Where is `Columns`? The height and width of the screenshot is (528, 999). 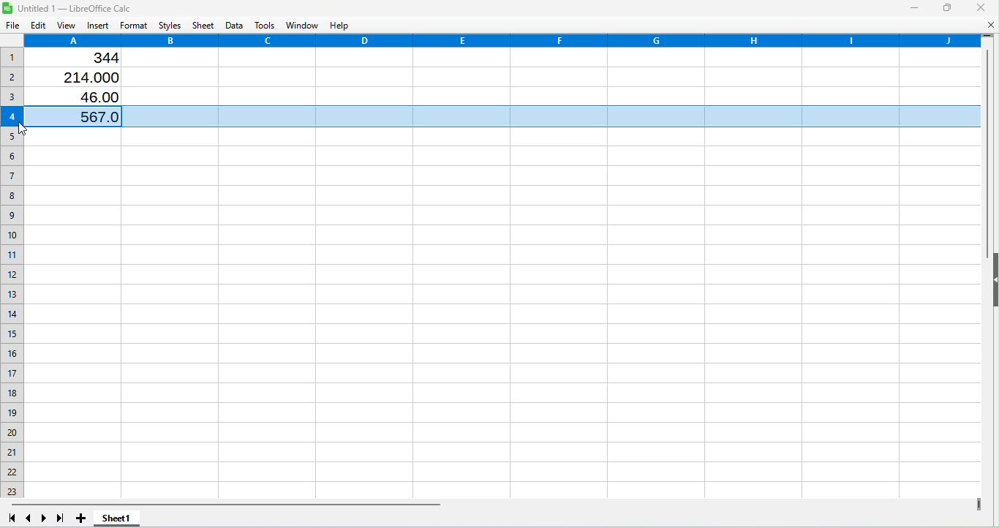 Columns is located at coordinates (503, 40).